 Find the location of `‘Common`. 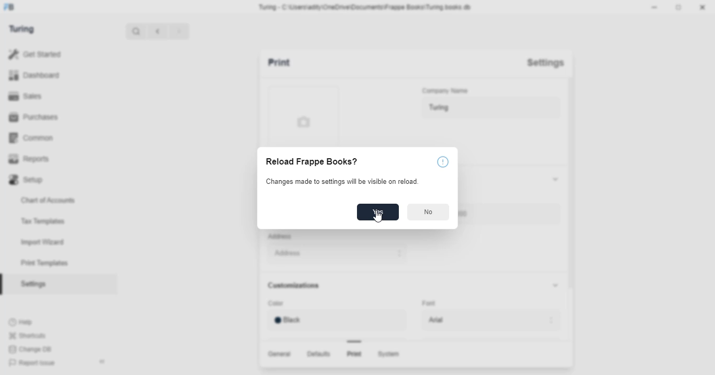

‘Common is located at coordinates (34, 137).